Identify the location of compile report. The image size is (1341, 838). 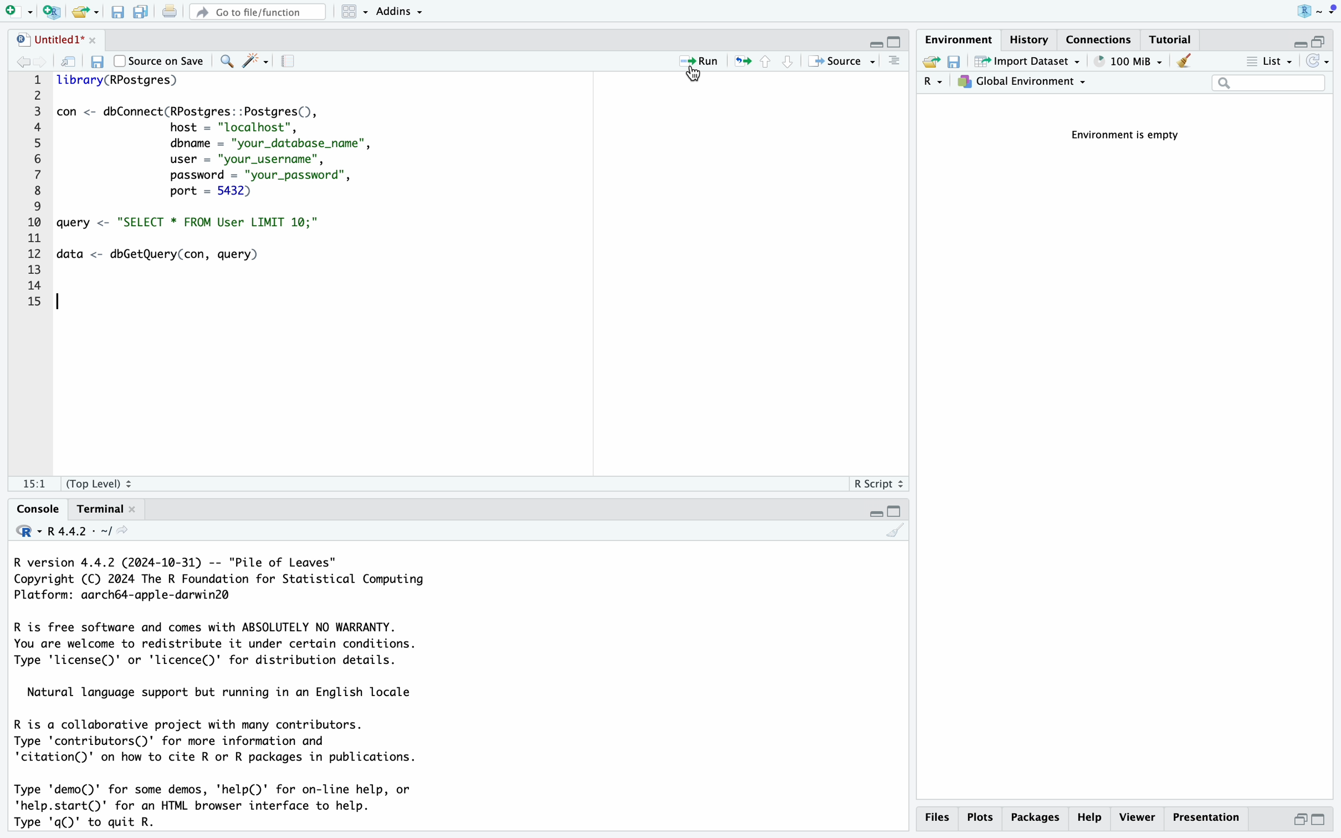
(294, 62).